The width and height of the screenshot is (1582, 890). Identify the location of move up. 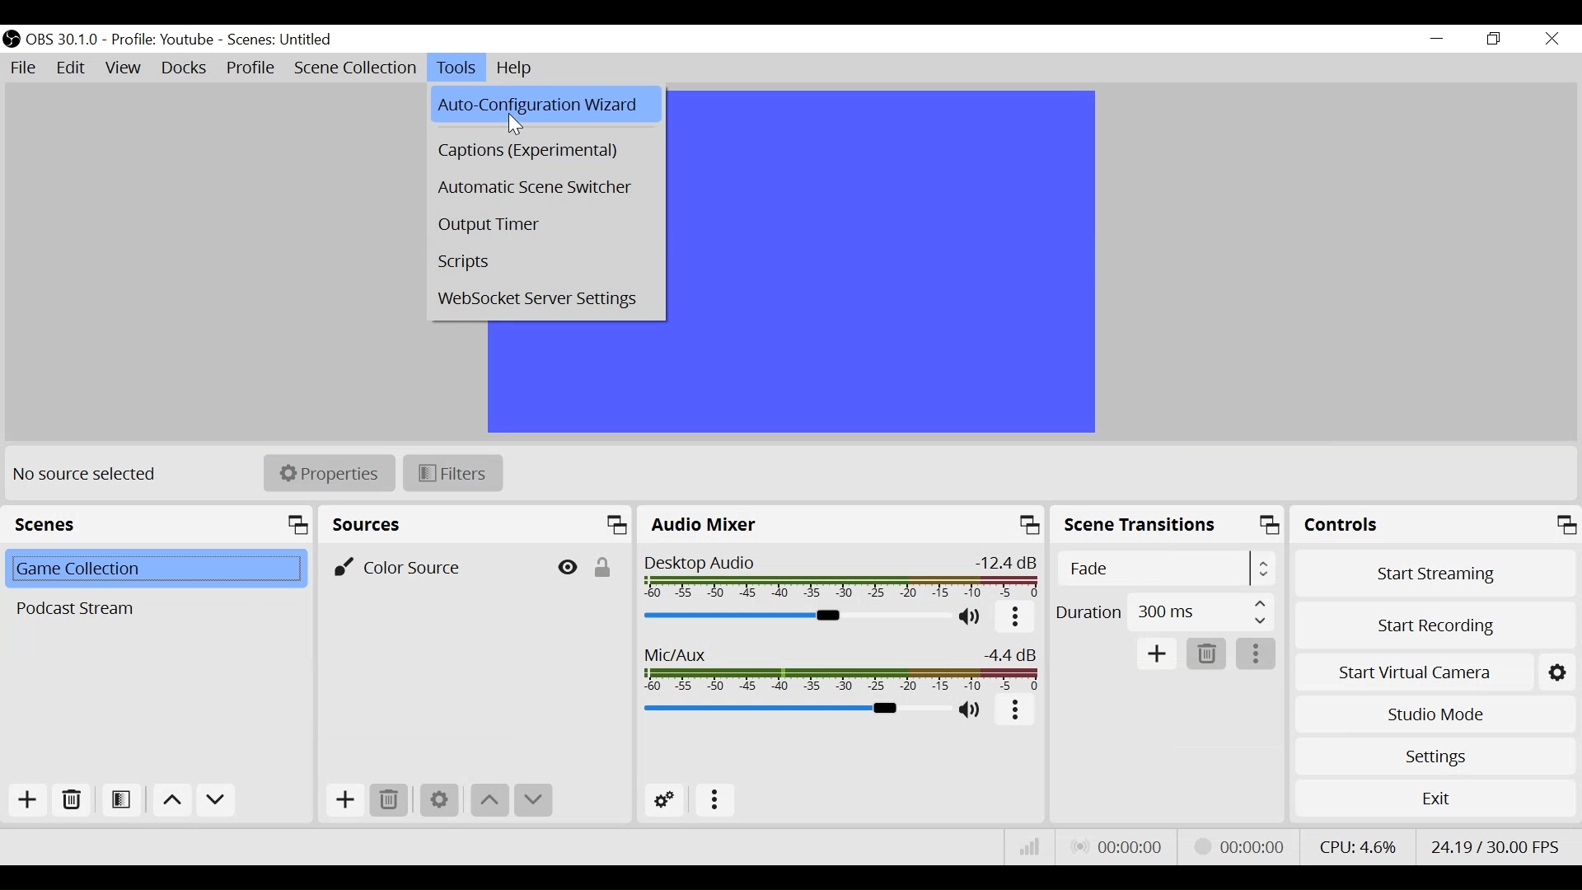
(491, 802).